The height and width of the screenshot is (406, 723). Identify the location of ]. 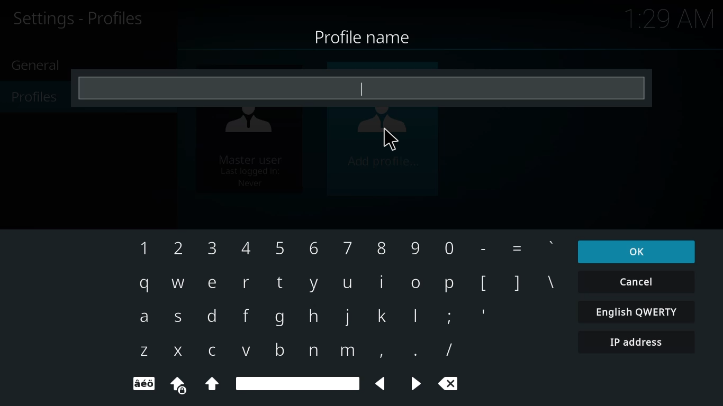
(517, 287).